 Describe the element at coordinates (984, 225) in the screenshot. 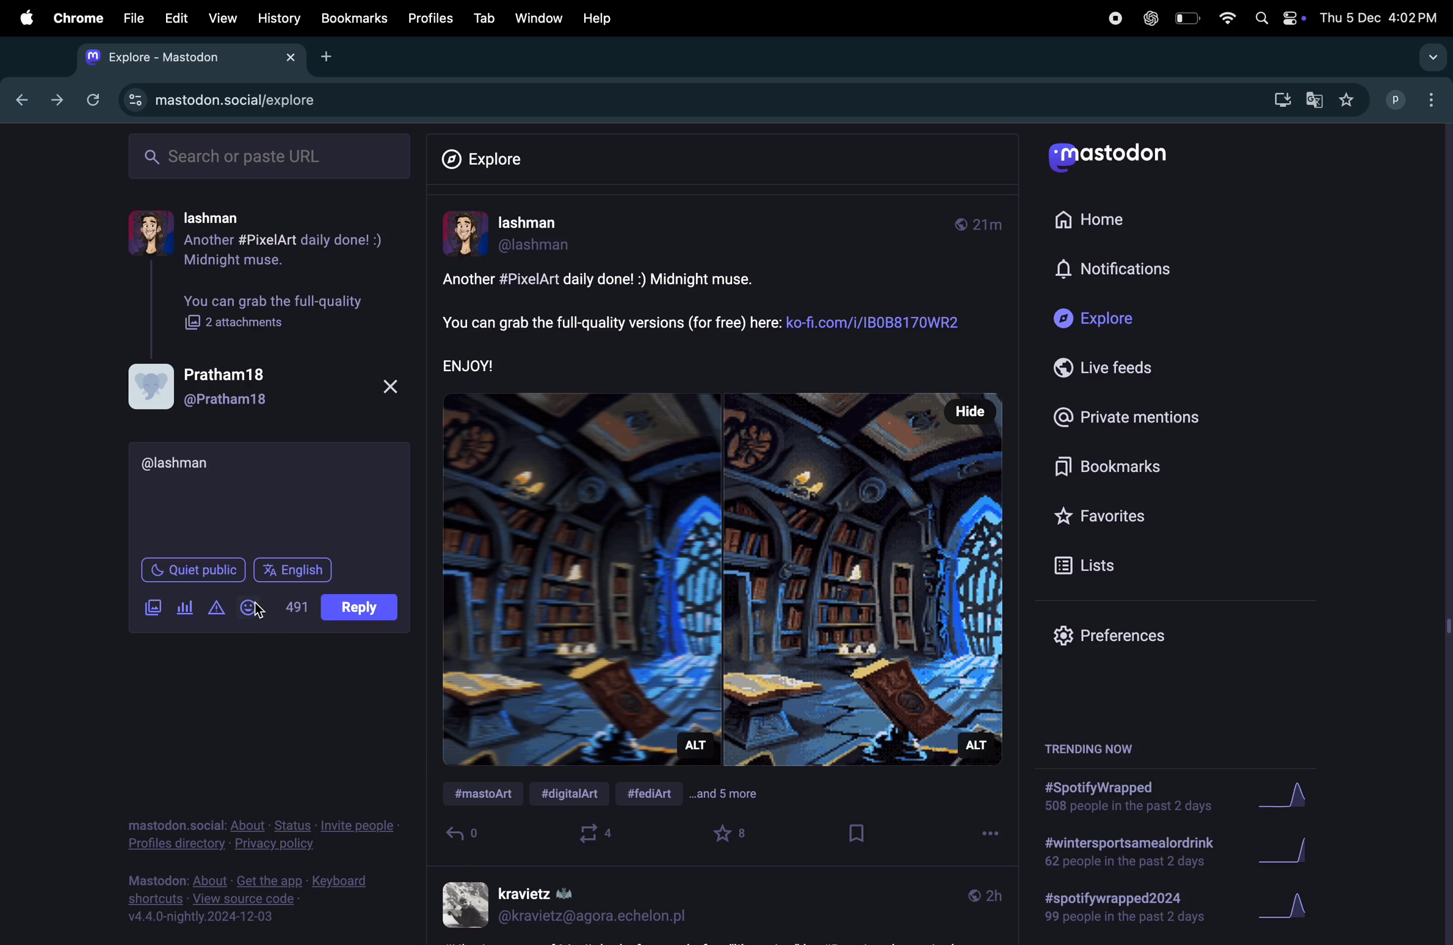

I see `time` at that location.